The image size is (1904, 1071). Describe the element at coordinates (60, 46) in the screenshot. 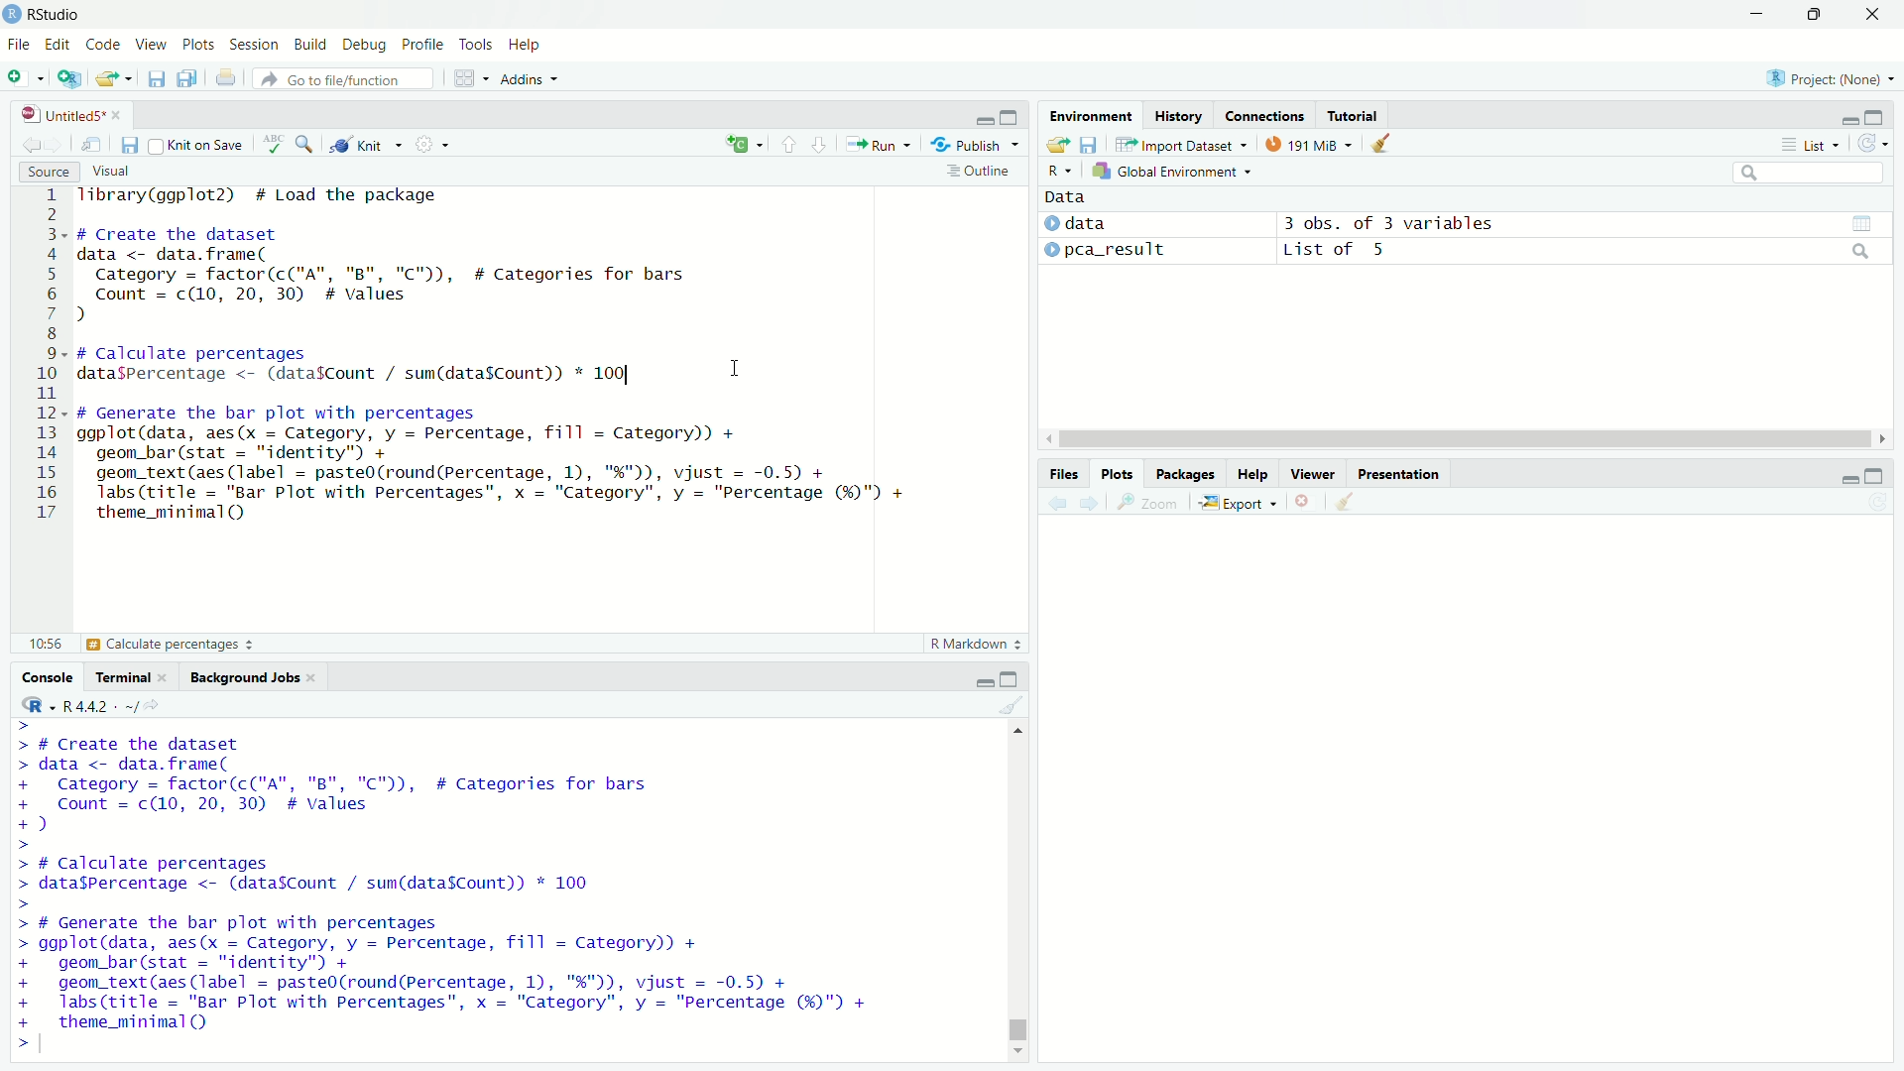

I see `Edit` at that location.